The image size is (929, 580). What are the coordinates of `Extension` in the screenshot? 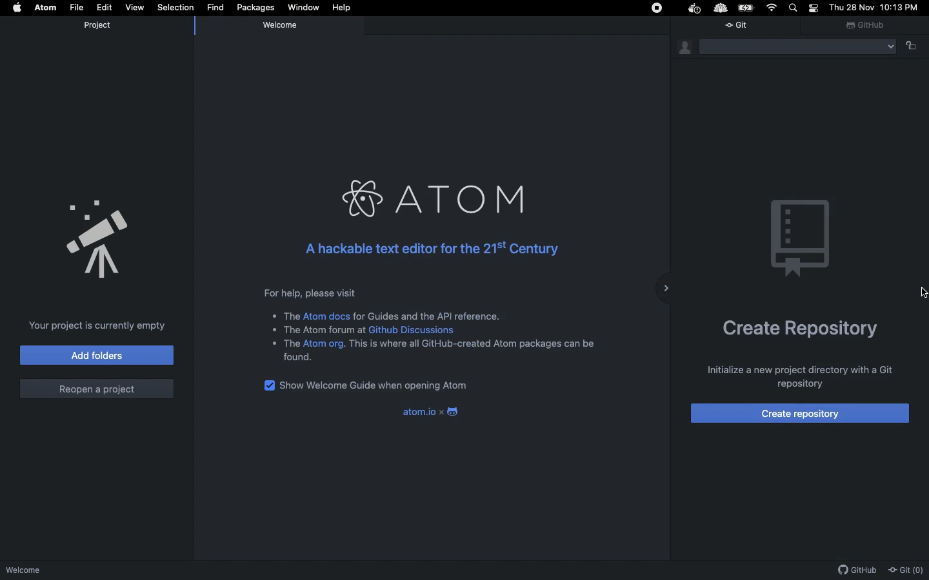 It's located at (721, 8).